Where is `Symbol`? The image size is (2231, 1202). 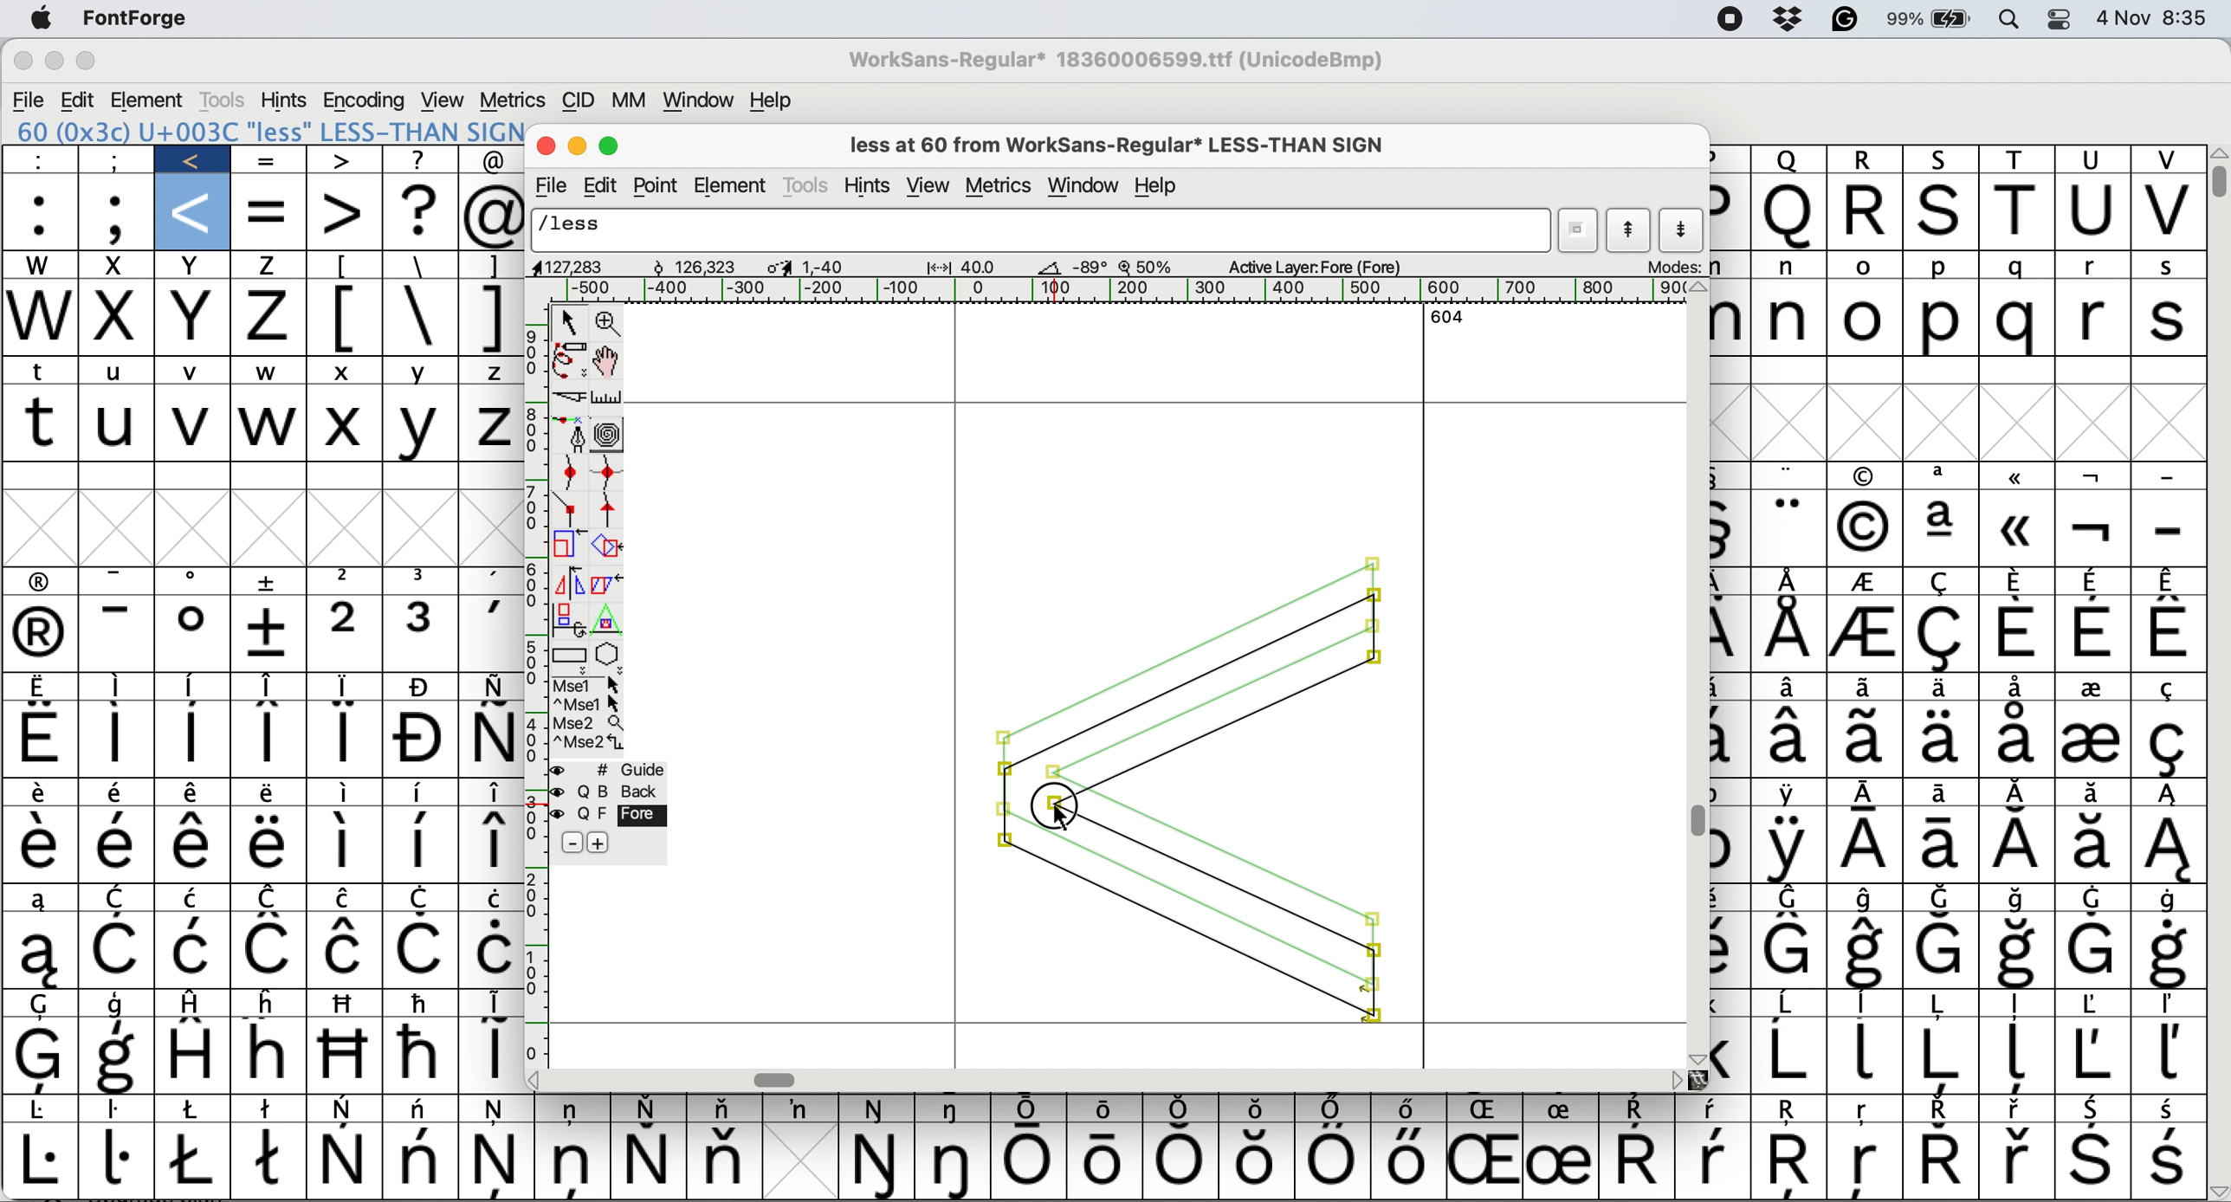
Symbol is located at coordinates (720, 1160).